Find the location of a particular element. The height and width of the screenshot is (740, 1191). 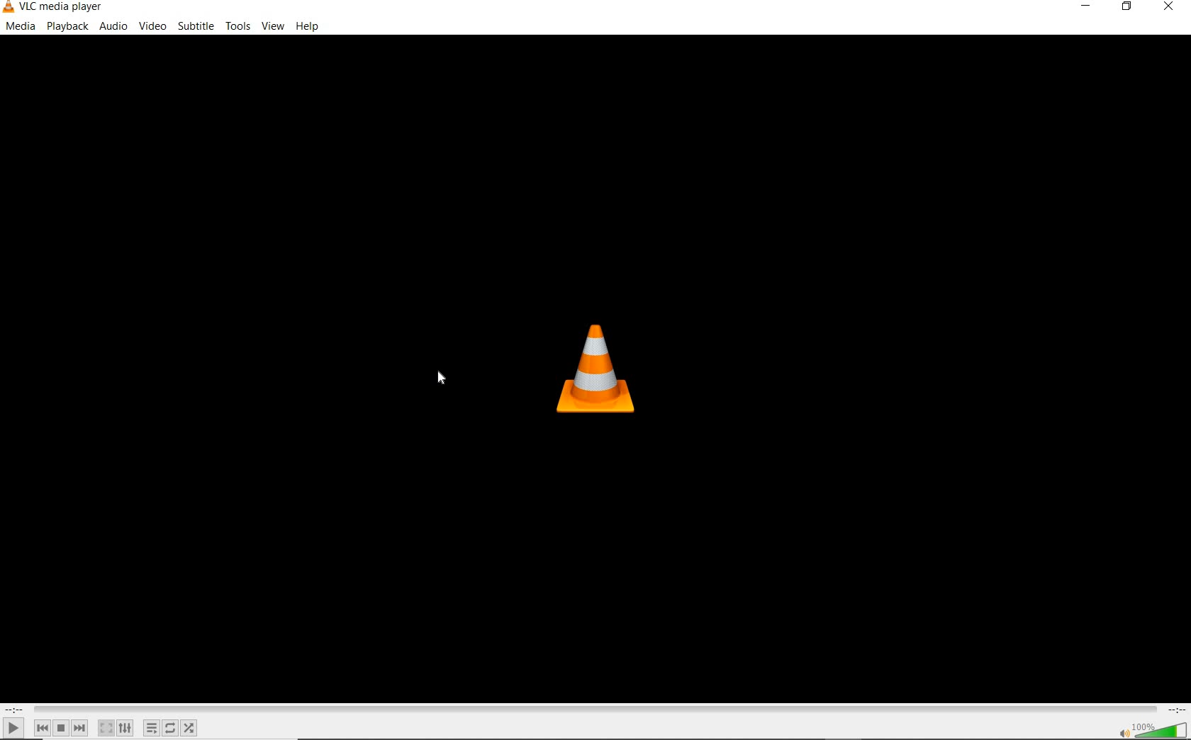

restore down is located at coordinates (1129, 7).